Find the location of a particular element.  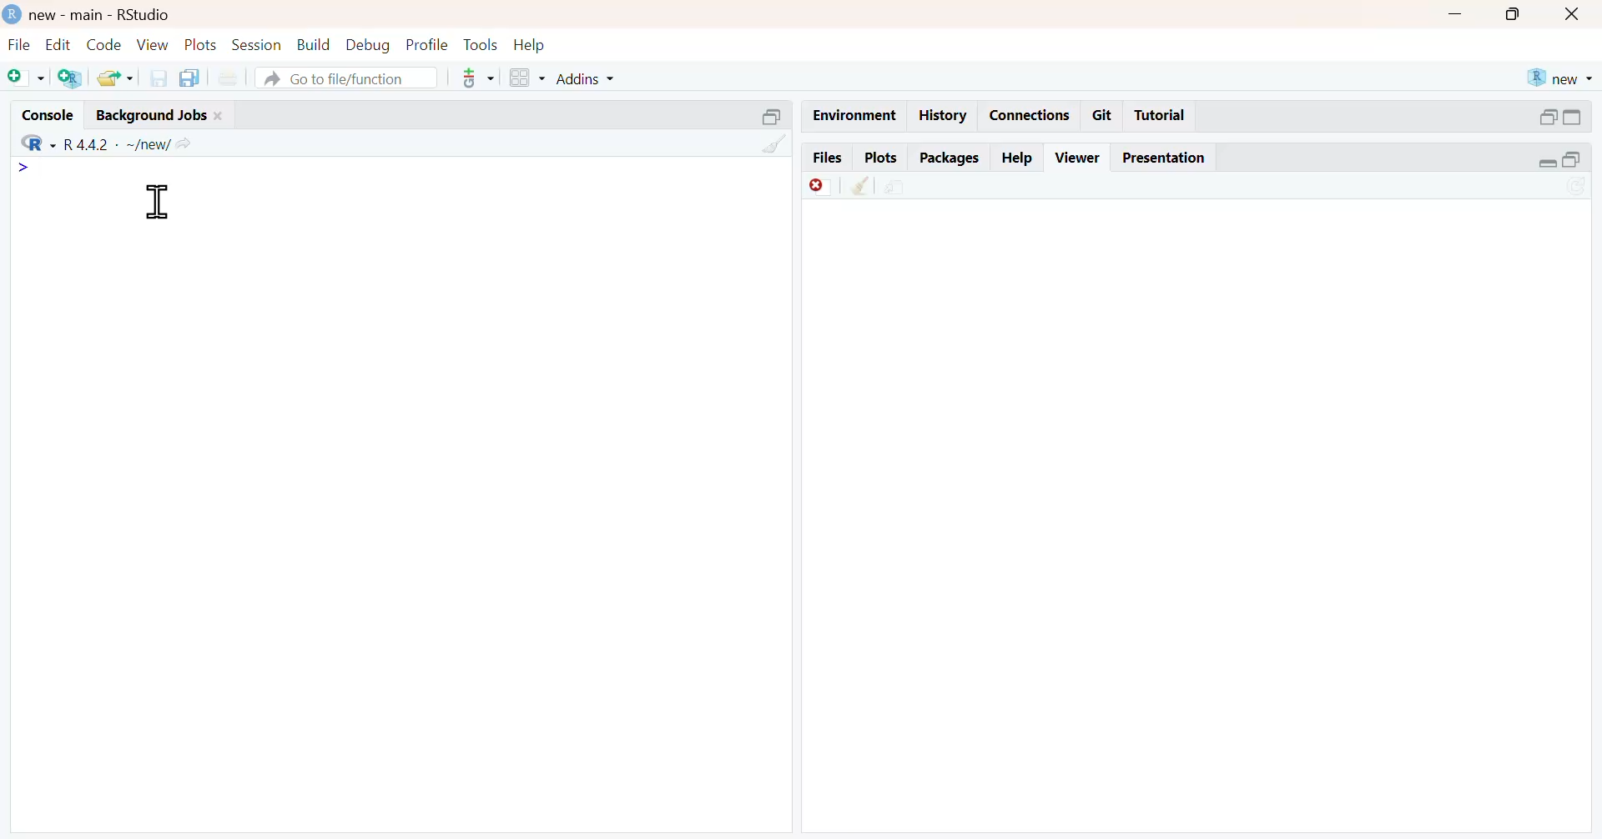

help is located at coordinates (533, 43).